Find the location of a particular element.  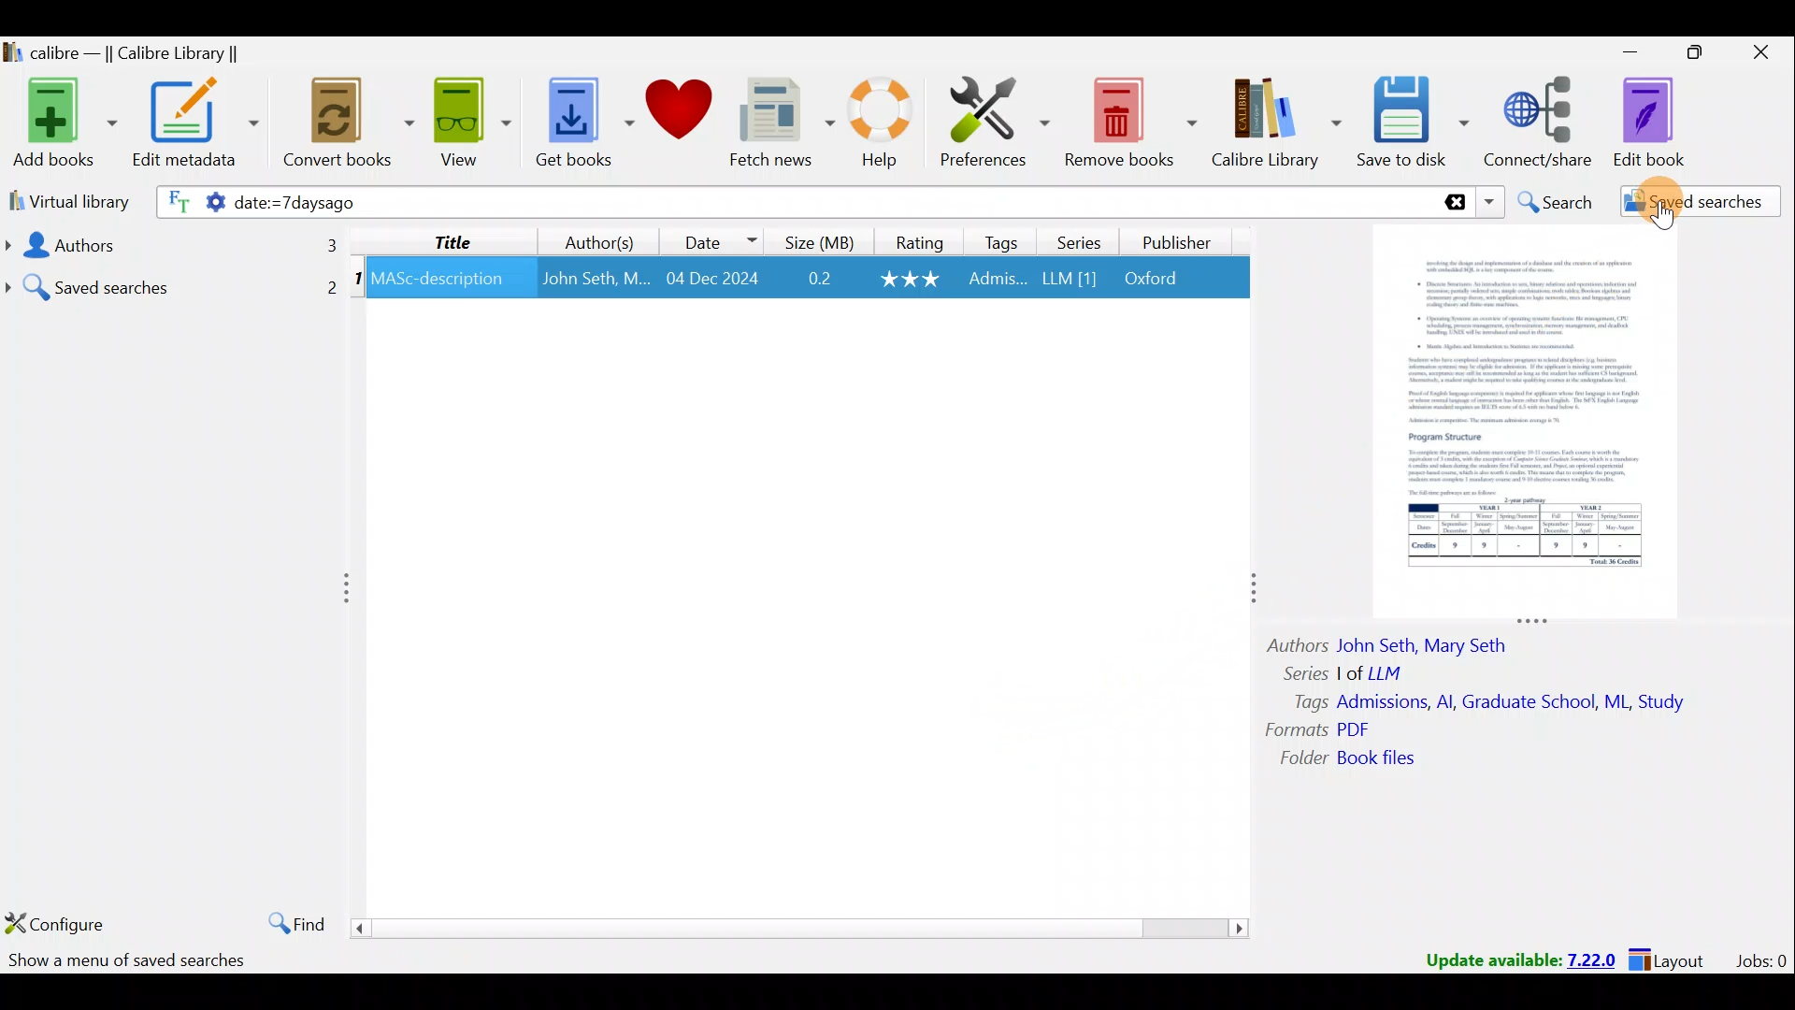

Layout is located at coordinates (1673, 958).